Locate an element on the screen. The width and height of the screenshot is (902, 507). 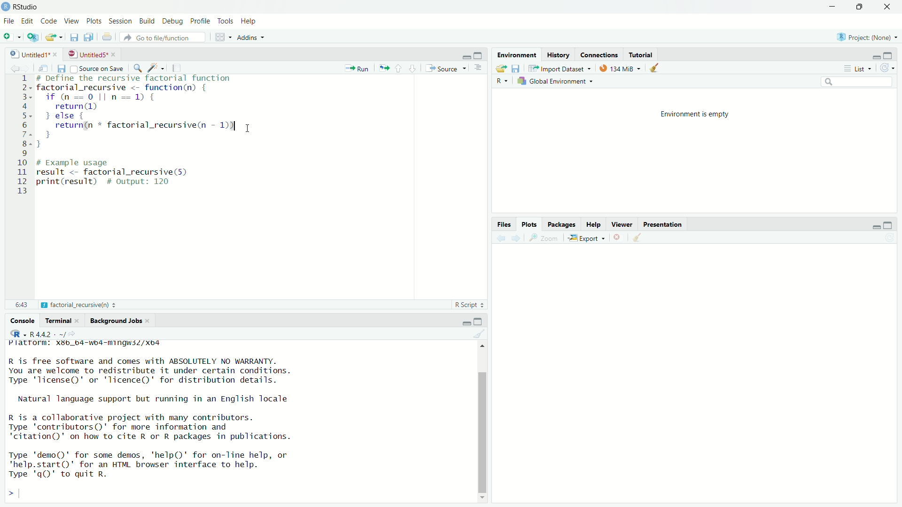
Presentation is located at coordinates (663, 223).